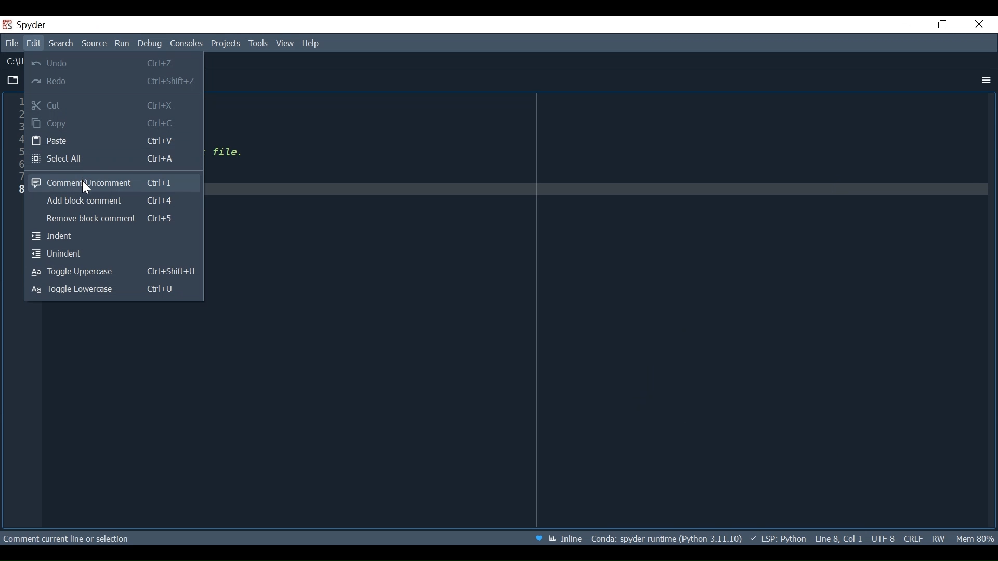 The width and height of the screenshot is (998, 561). Describe the element at coordinates (150, 45) in the screenshot. I see `Debug` at that location.